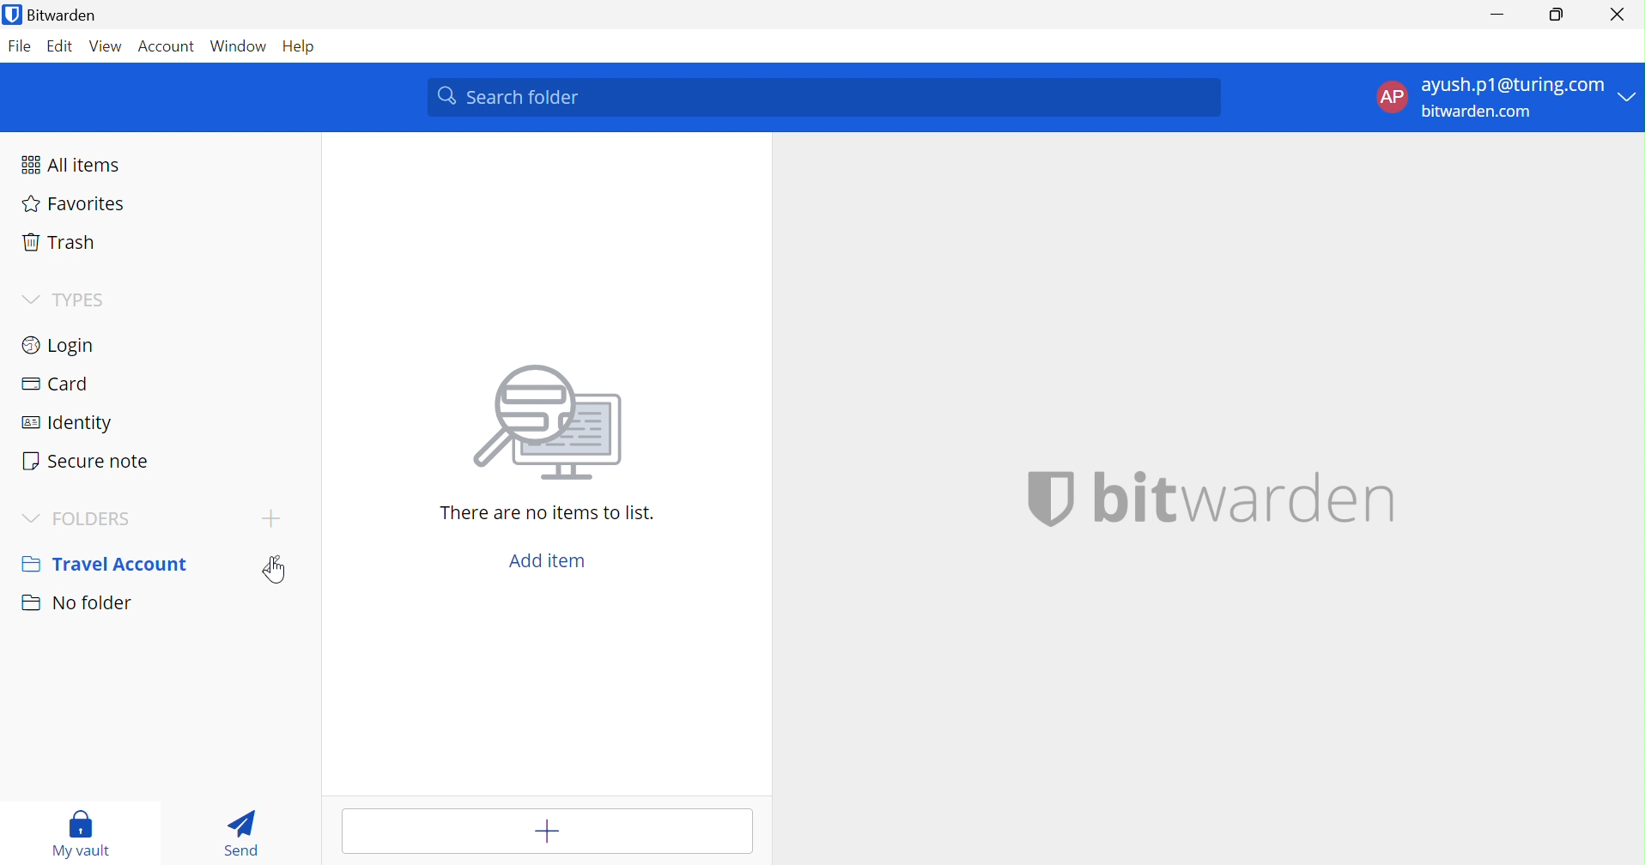 Image resolution: width=1645 pixels, height=865 pixels. What do you see at coordinates (56, 384) in the screenshot?
I see `Card` at bounding box center [56, 384].